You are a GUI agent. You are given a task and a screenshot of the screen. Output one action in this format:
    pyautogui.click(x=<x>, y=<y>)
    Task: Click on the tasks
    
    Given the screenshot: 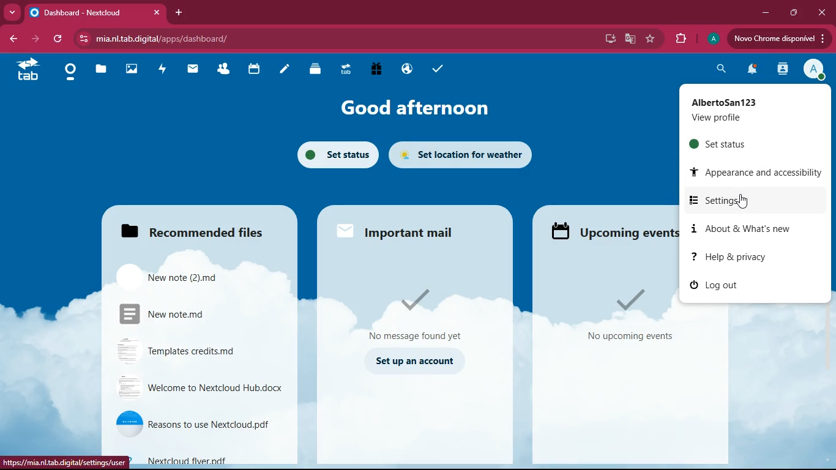 What is the action you would take?
    pyautogui.click(x=435, y=69)
    